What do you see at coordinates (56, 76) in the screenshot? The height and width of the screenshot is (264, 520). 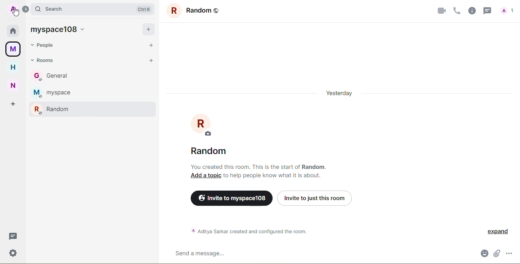 I see `general` at bounding box center [56, 76].